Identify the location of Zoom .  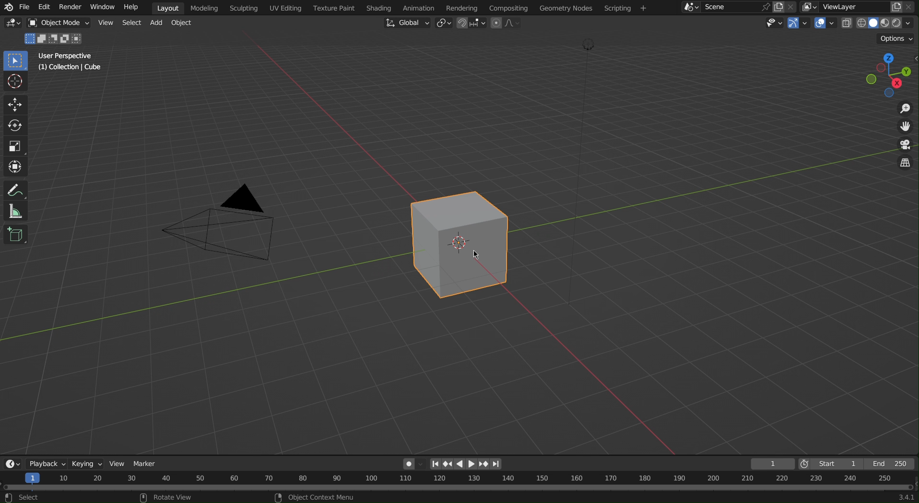
(907, 108).